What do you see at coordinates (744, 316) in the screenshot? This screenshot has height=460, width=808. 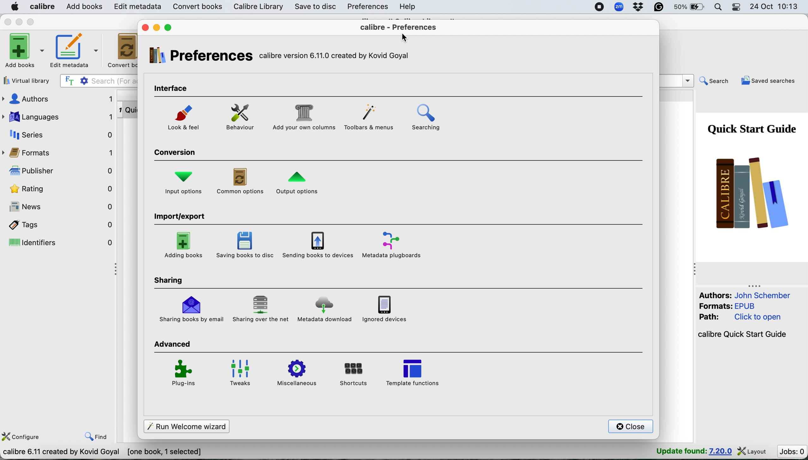 I see `Authors: John Schember
Formats: EPUB

Path: Click to open
calibre Quick Start Guide` at bounding box center [744, 316].